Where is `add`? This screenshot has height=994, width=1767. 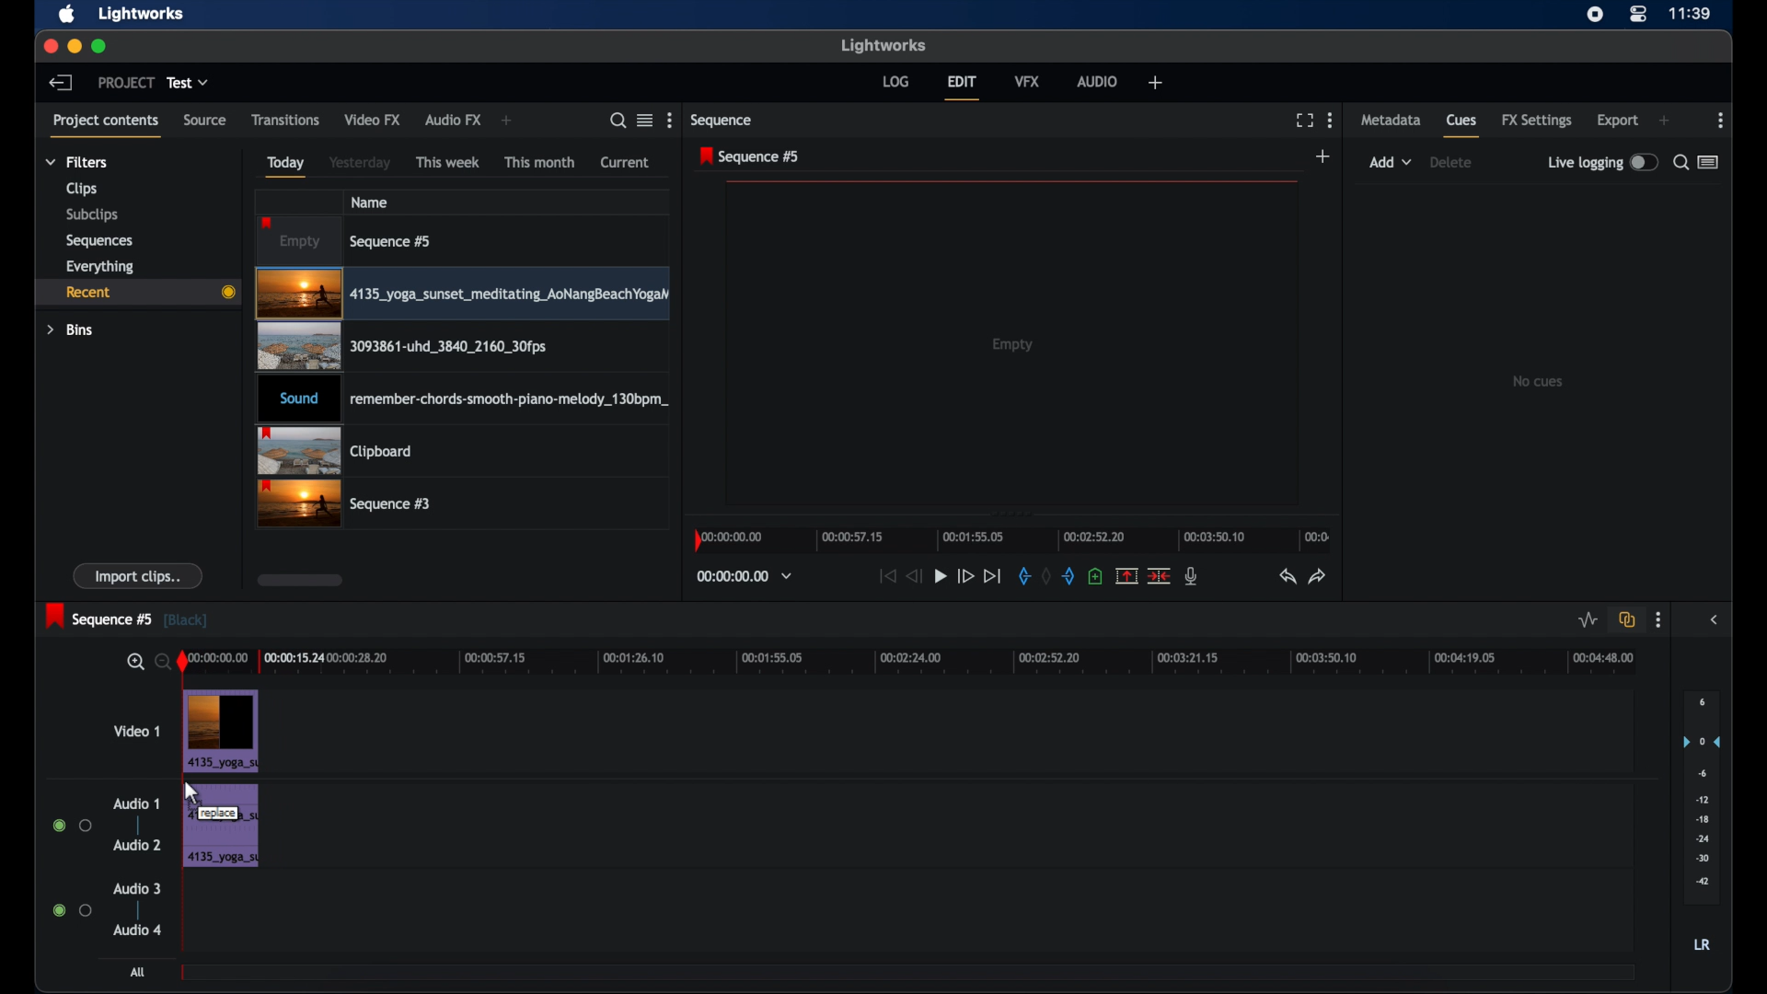
add is located at coordinates (1391, 162).